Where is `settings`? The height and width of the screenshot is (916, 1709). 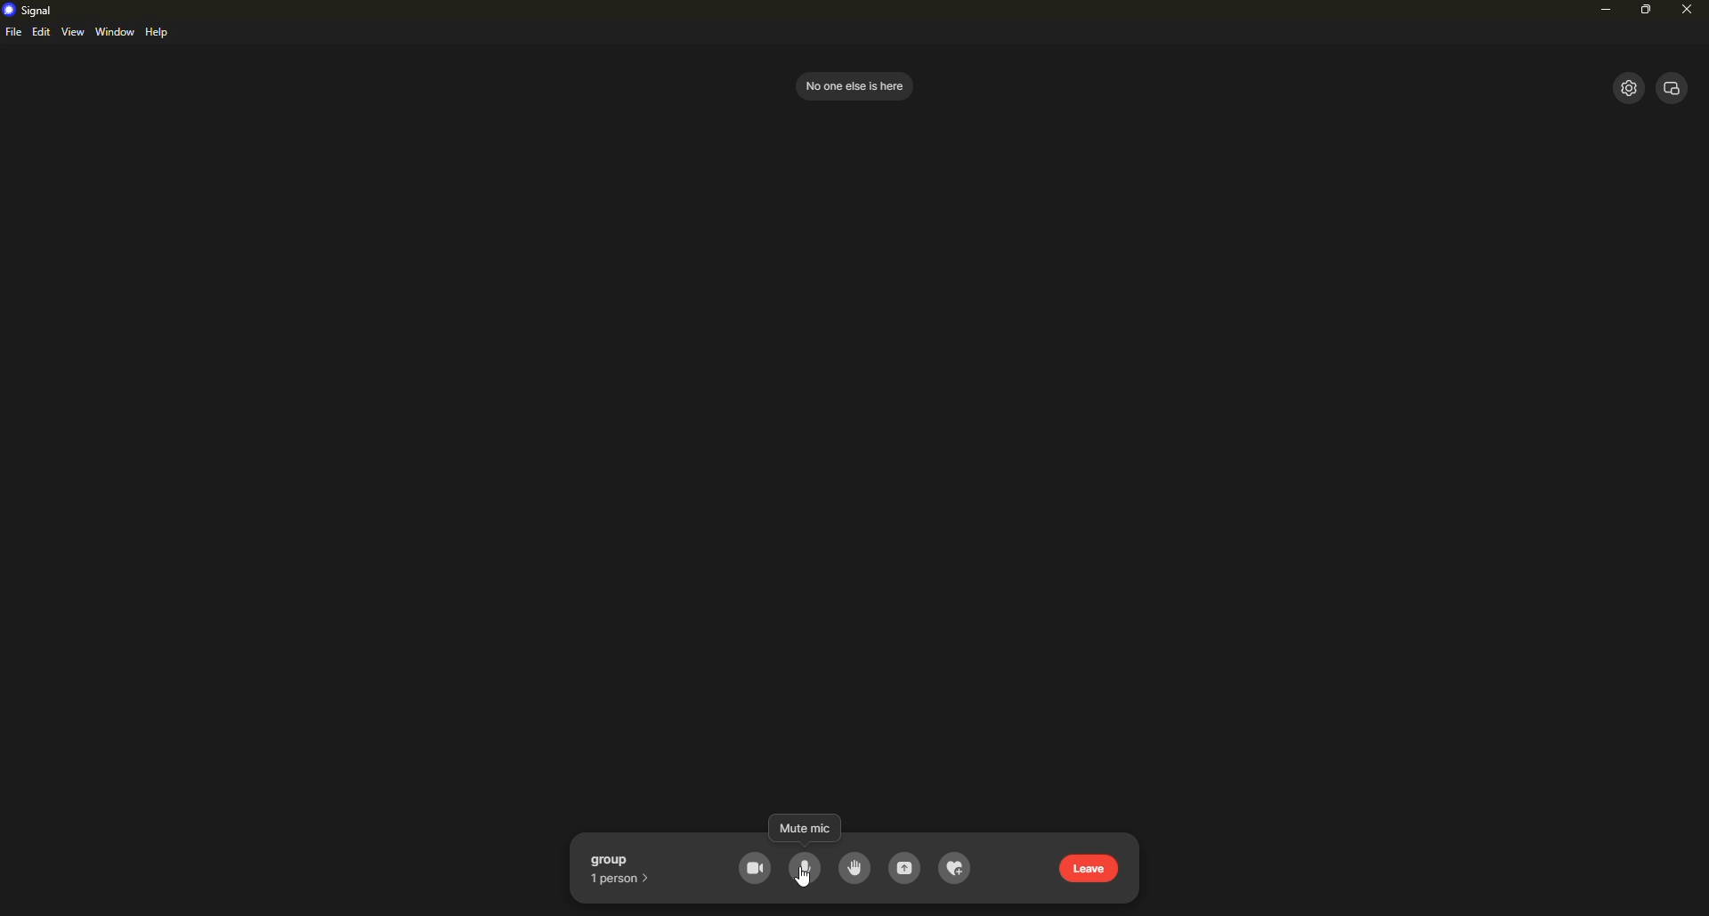
settings is located at coordinates (1626, 88).